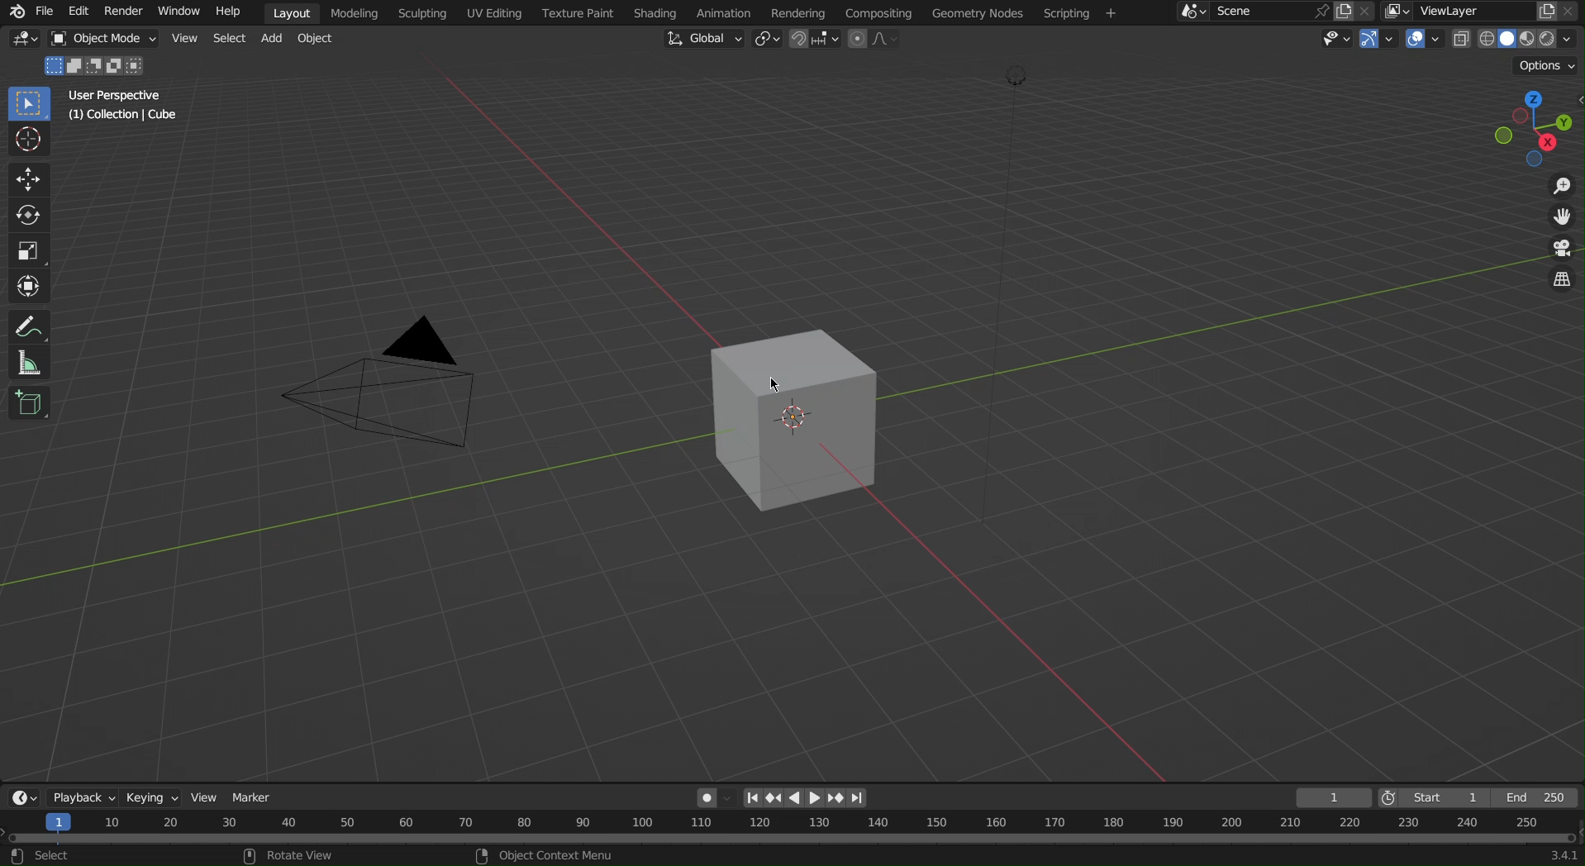  Describe the element at coordinates (765, 41) in the screenshot. I see `Transform Pivot Point` at that location.